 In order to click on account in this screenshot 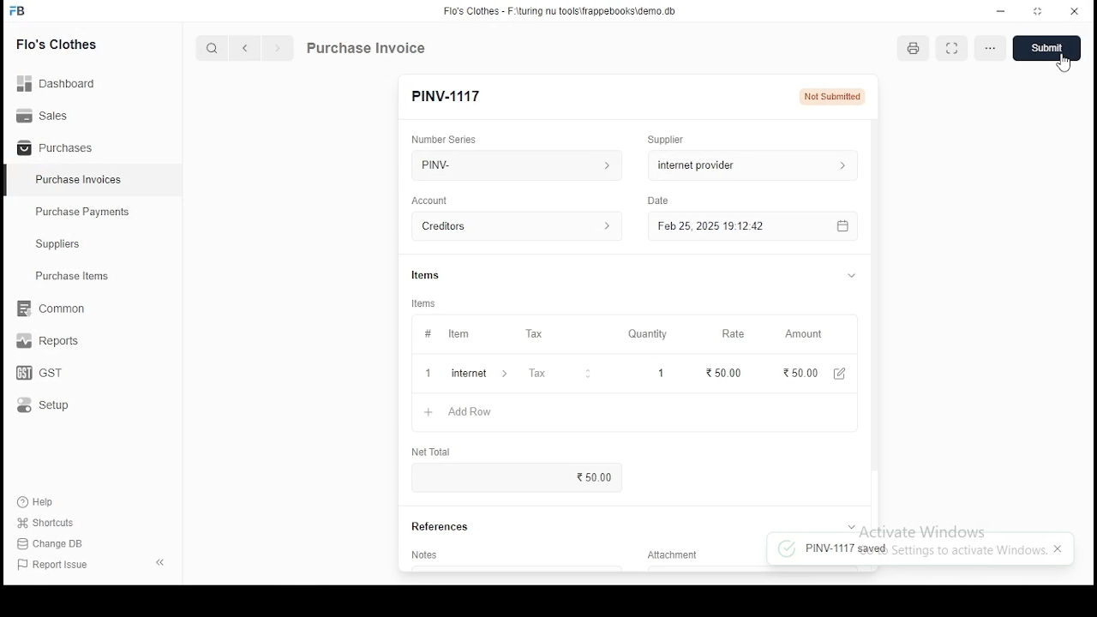, I will do `click(518, 227)`.